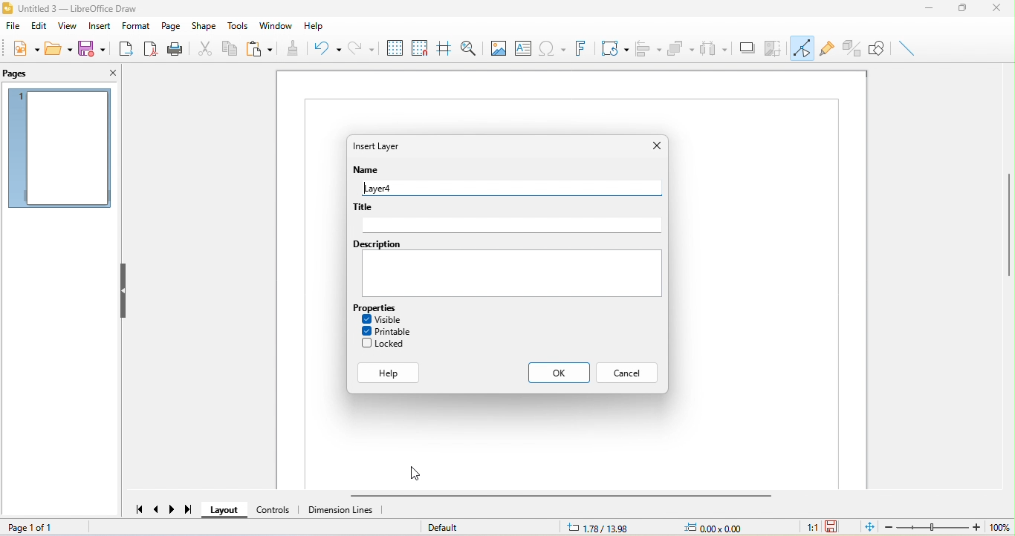 Image resolution: width=1015 pixels, height=536 pixels. Describe the element at coordinates (909, 48) in the screenshot. I see `insert line` at that location.